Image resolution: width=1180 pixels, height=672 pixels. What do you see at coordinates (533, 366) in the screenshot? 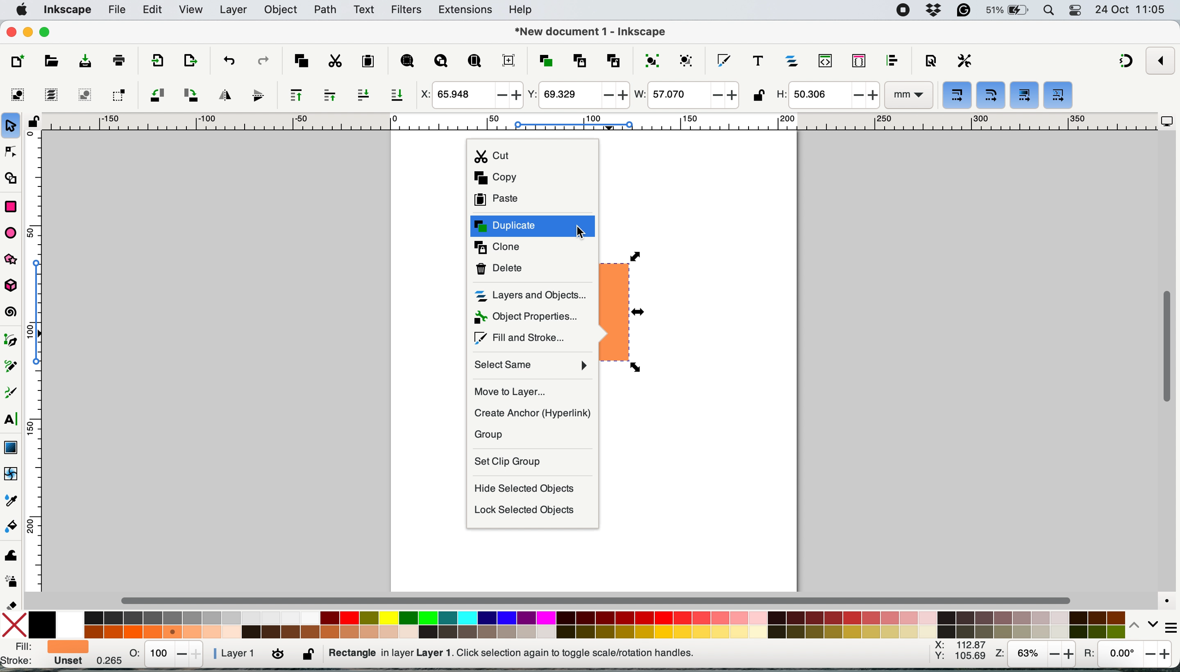
I see `select same` at bounding box center [533, 366].